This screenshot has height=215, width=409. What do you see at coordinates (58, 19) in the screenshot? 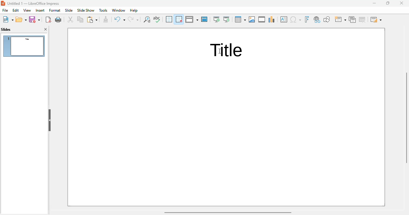
I see `print` at bounding box center [58, 19].